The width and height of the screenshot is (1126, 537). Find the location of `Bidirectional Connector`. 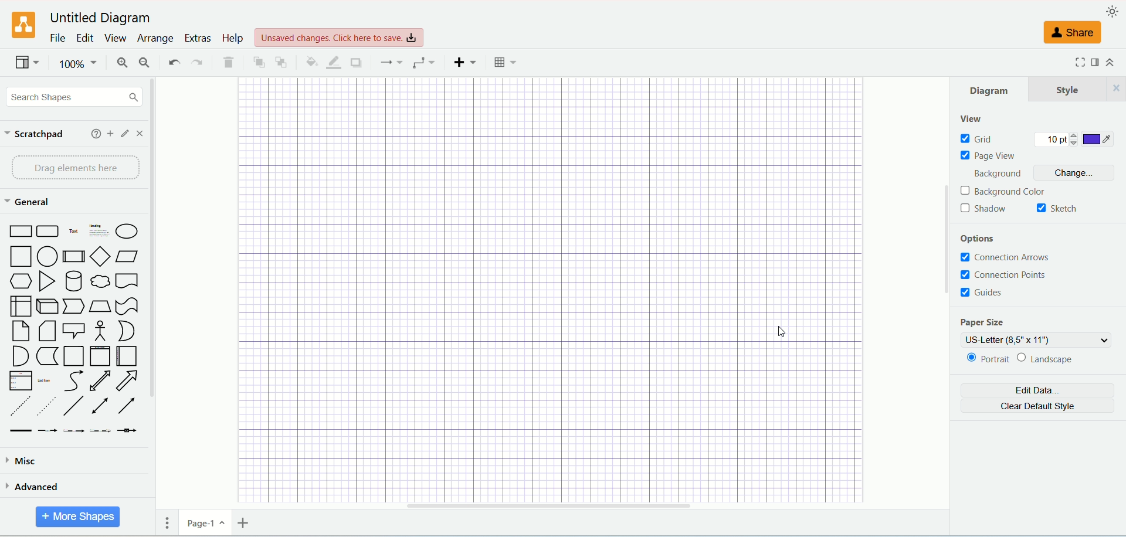

Bidirectional Connector is located at coordinates (103, 407).